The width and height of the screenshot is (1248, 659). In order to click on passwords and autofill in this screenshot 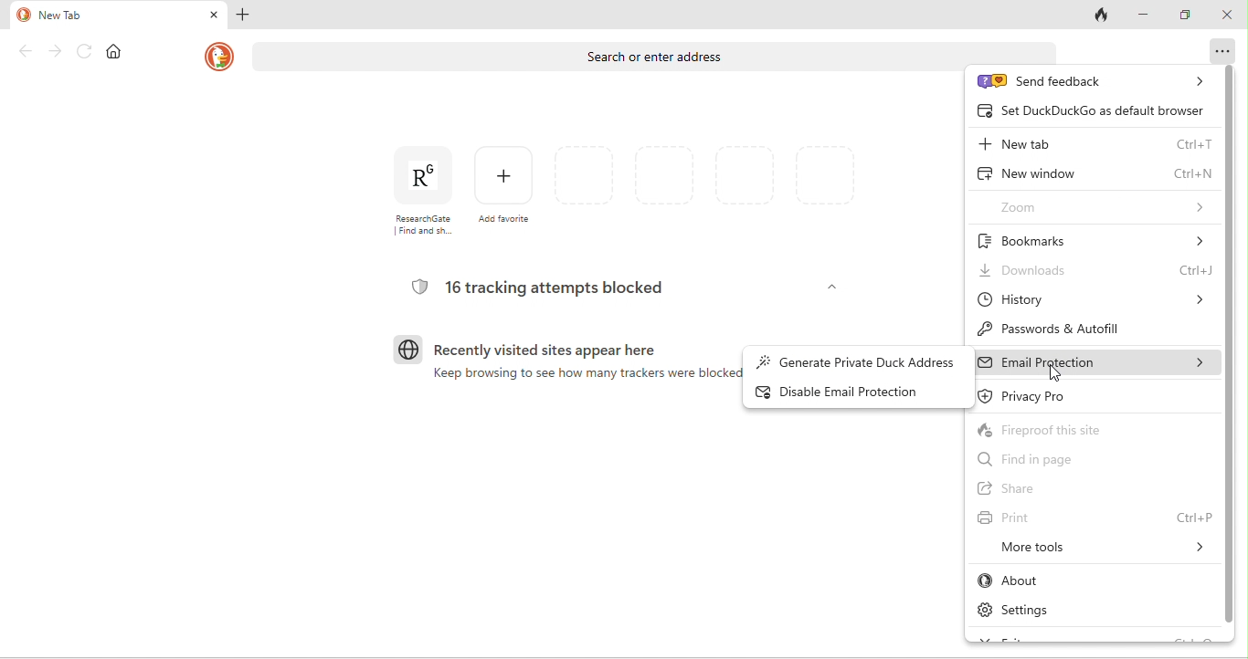, I will do `click(1080, 327)`.